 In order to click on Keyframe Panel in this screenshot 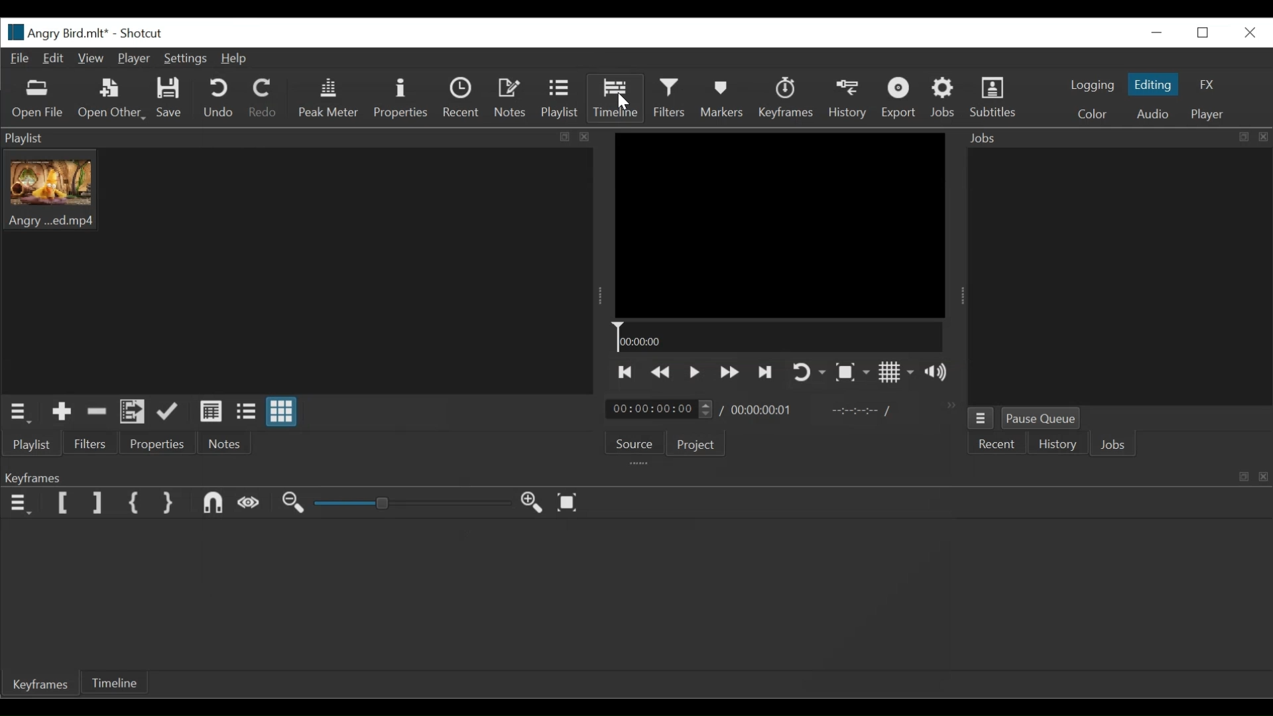, I will do `click(638, 477)`.